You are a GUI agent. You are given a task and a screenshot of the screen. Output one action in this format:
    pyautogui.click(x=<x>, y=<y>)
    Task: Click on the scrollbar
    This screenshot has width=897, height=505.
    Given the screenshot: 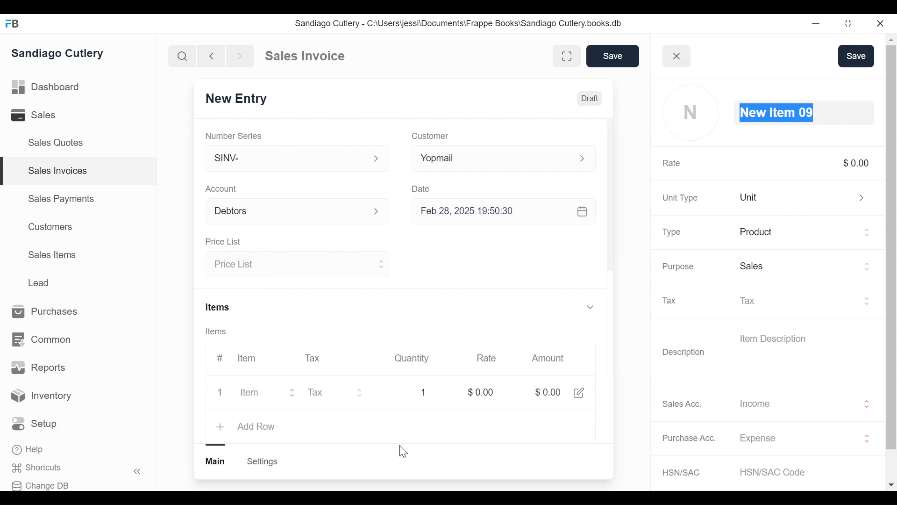 What is the action you would take?
    pyautogui.click(x=890, y=246)
    